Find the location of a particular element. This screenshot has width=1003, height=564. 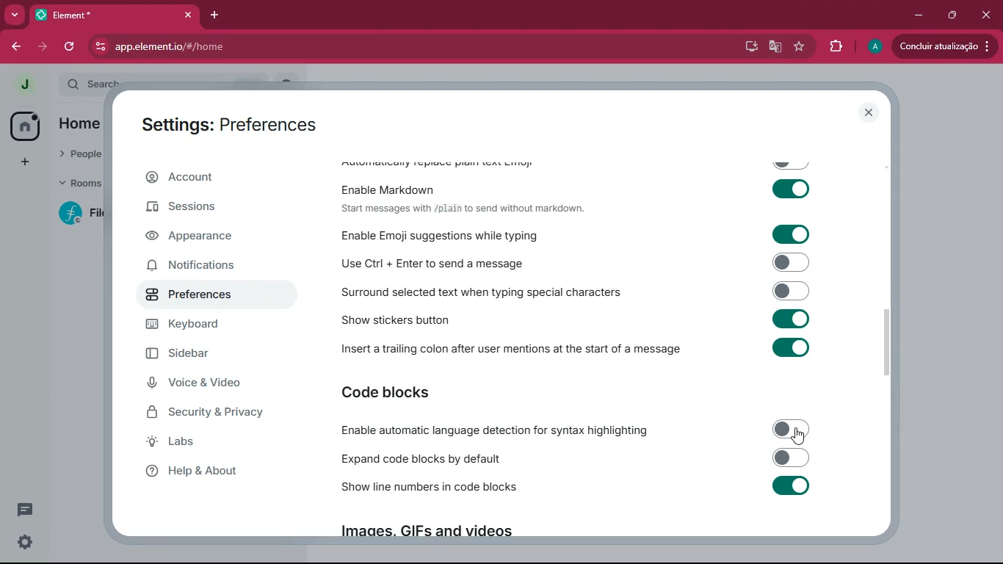

cursor is located at coordinates (795, 436).